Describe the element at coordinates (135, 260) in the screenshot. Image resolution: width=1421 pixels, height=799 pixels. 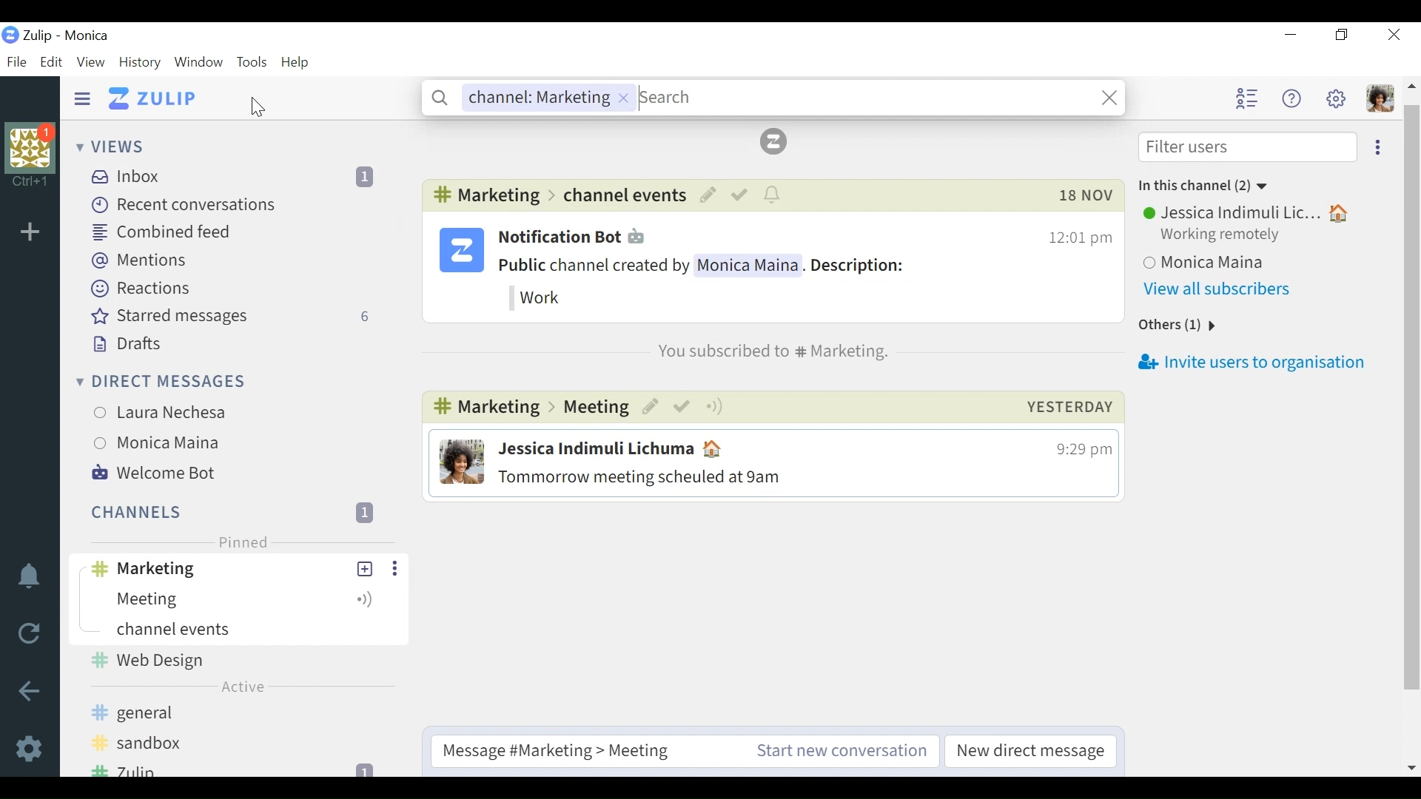
I see `Mentions` at that location.